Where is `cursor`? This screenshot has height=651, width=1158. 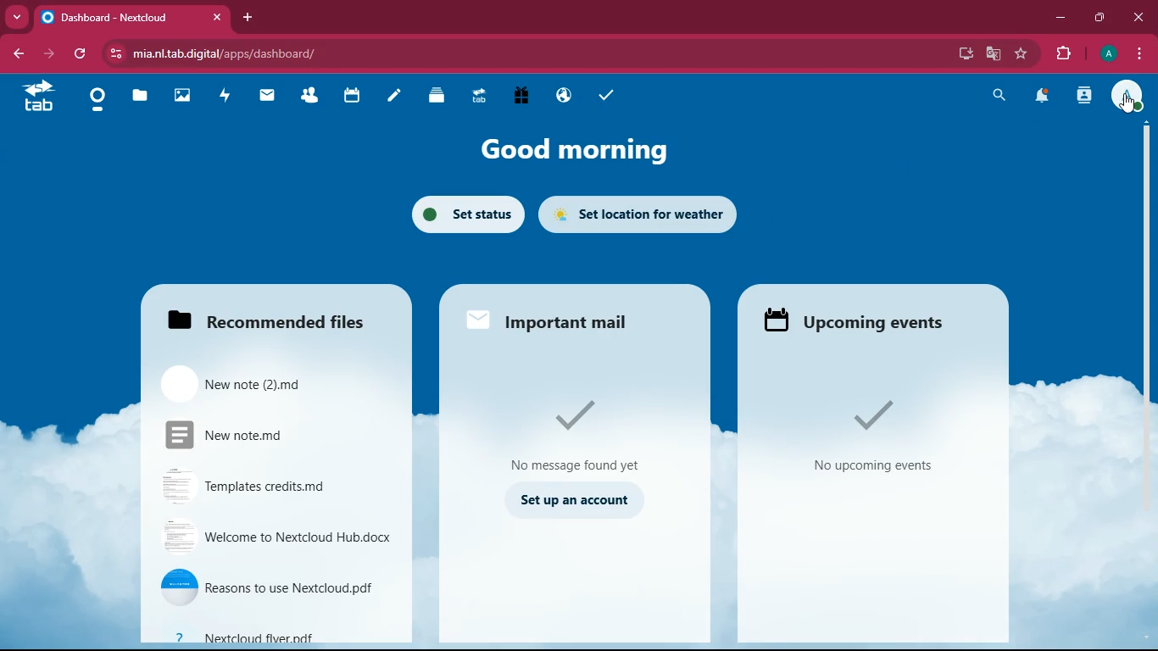 cursor is located at coordinates (1128, 103).